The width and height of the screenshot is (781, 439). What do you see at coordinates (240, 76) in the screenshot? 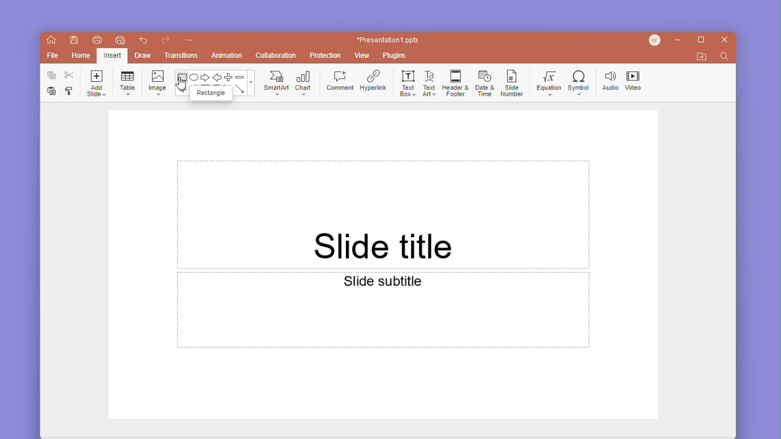
I see `minus` at bounding box center [240, 76].